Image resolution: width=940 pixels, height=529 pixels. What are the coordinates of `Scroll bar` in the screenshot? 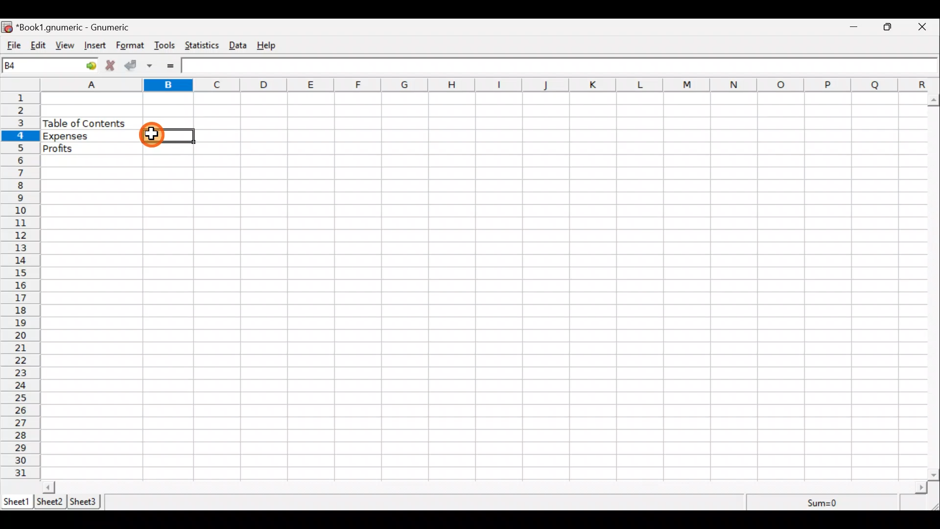 It's located at (934, 285).